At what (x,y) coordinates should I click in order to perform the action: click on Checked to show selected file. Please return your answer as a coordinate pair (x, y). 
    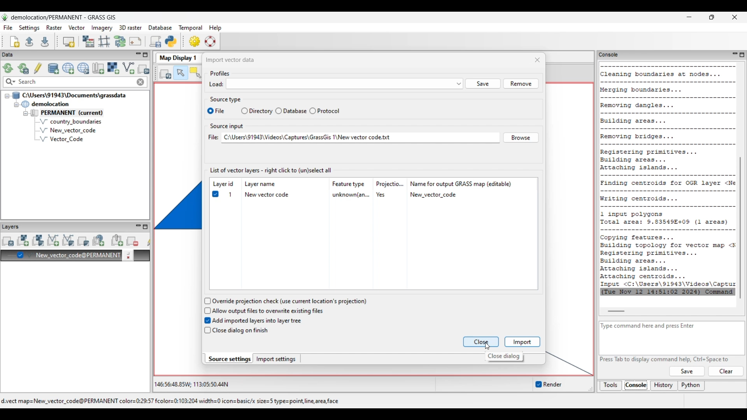
    Looking at the image, I should click on (215, 194).